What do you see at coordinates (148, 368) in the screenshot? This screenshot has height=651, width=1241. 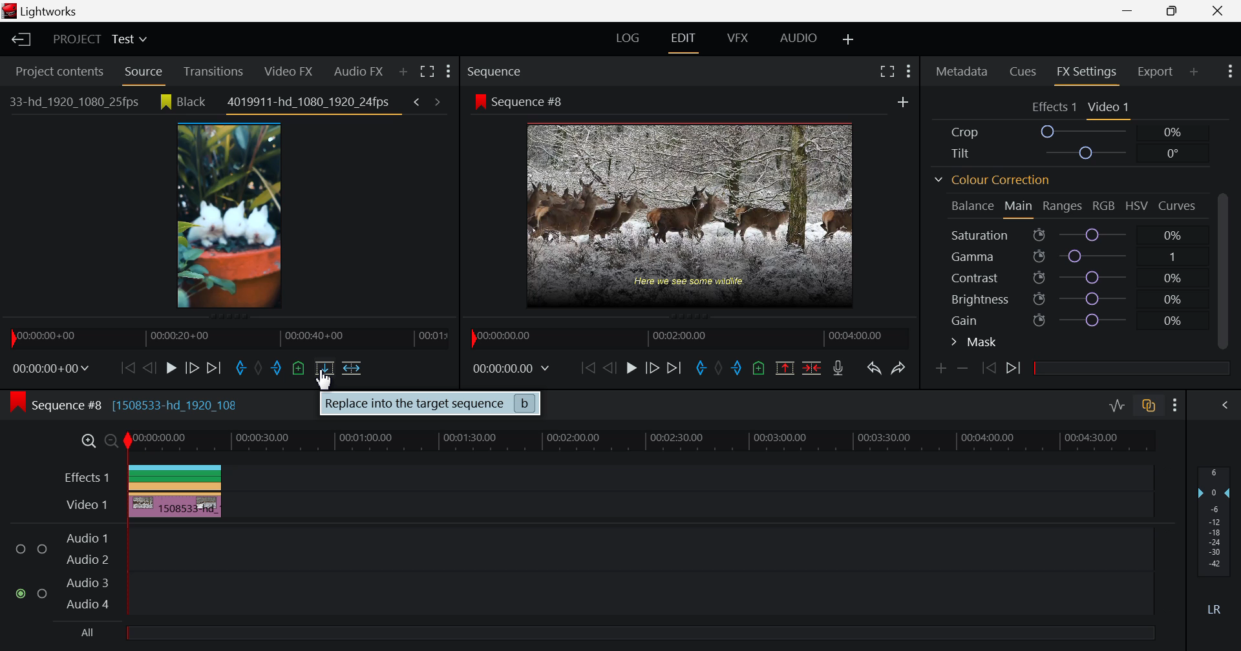 I see `Go Back` at bounding box center [148, 368].